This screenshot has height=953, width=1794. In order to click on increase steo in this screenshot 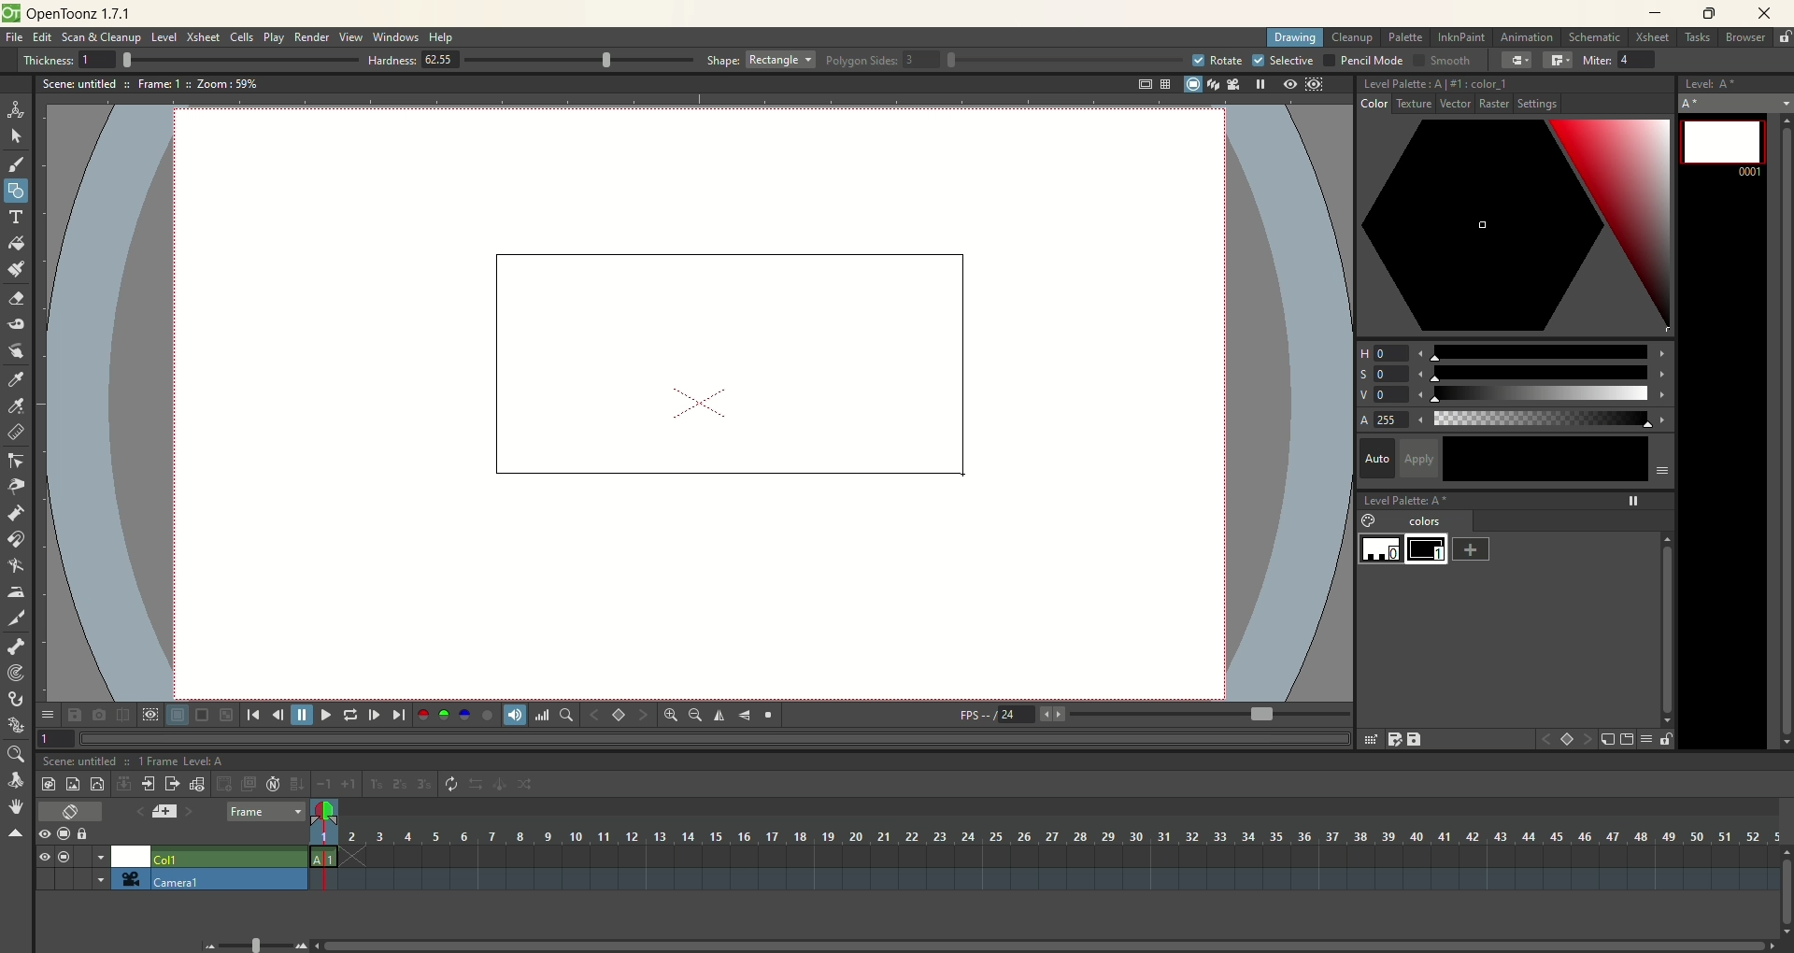, I will do `click(351, 784)`.